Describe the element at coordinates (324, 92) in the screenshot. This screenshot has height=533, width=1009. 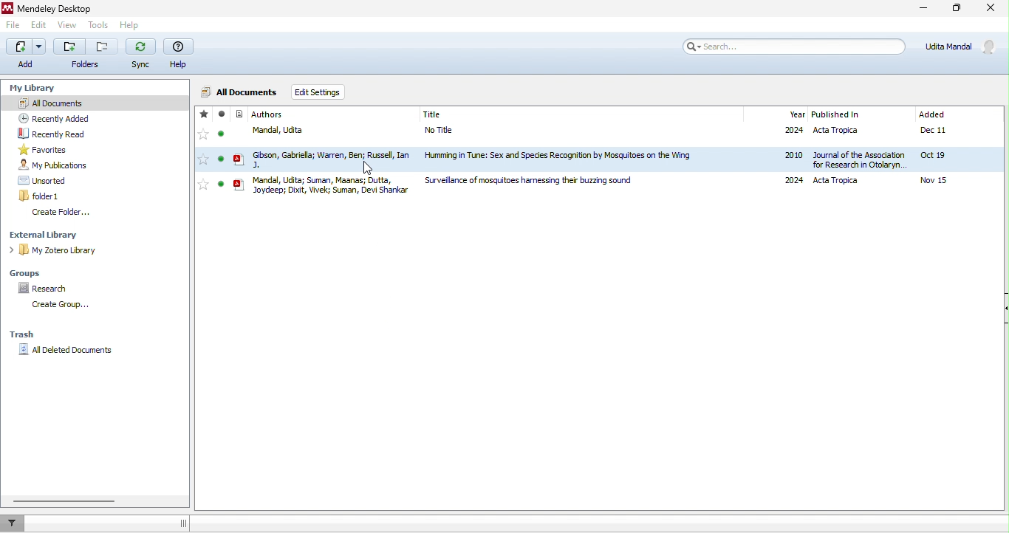
I see `edit settings` at that location.